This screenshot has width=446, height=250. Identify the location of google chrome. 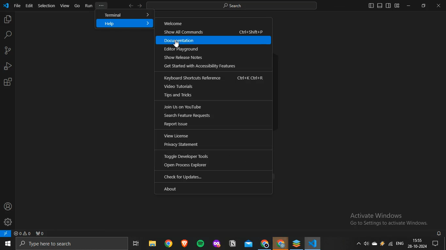
(264, 243).